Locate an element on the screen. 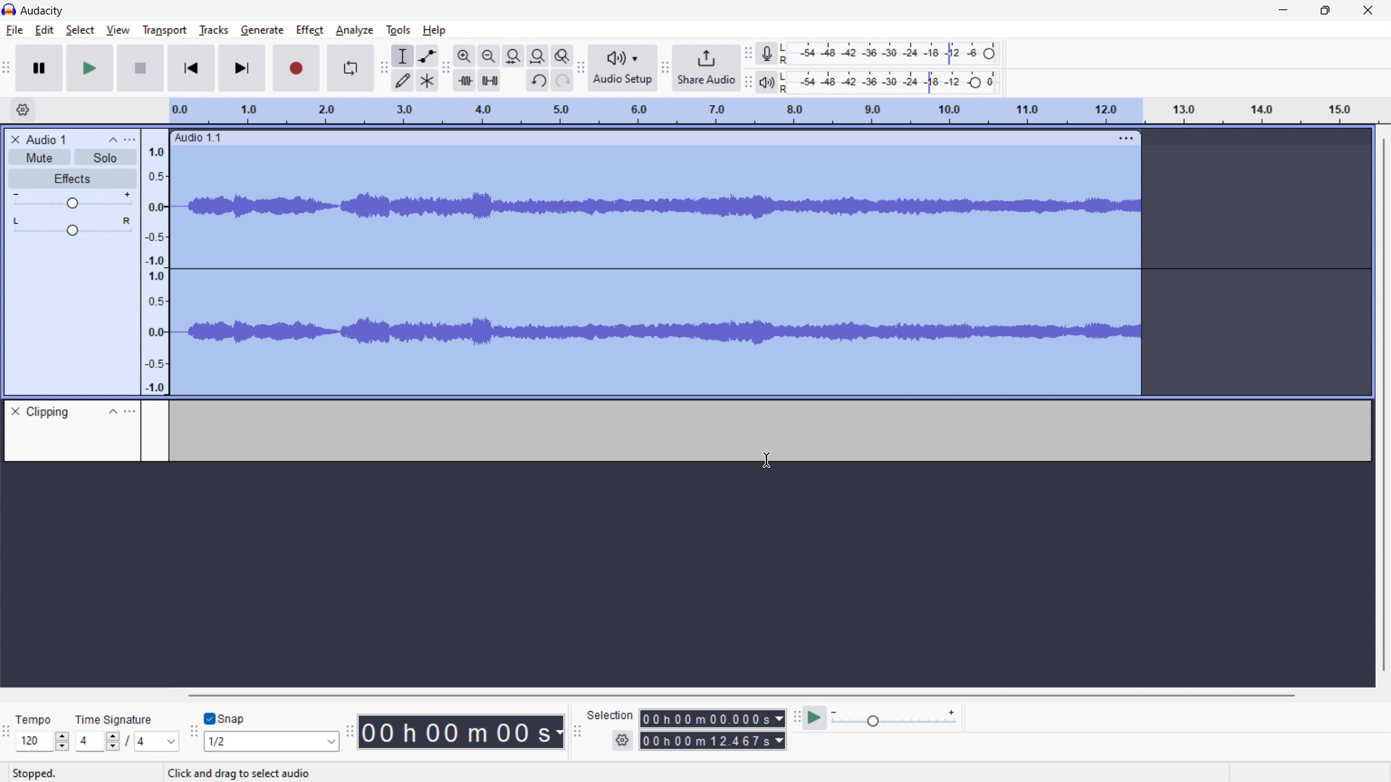  audio setup is located at coordinates (580, 69).